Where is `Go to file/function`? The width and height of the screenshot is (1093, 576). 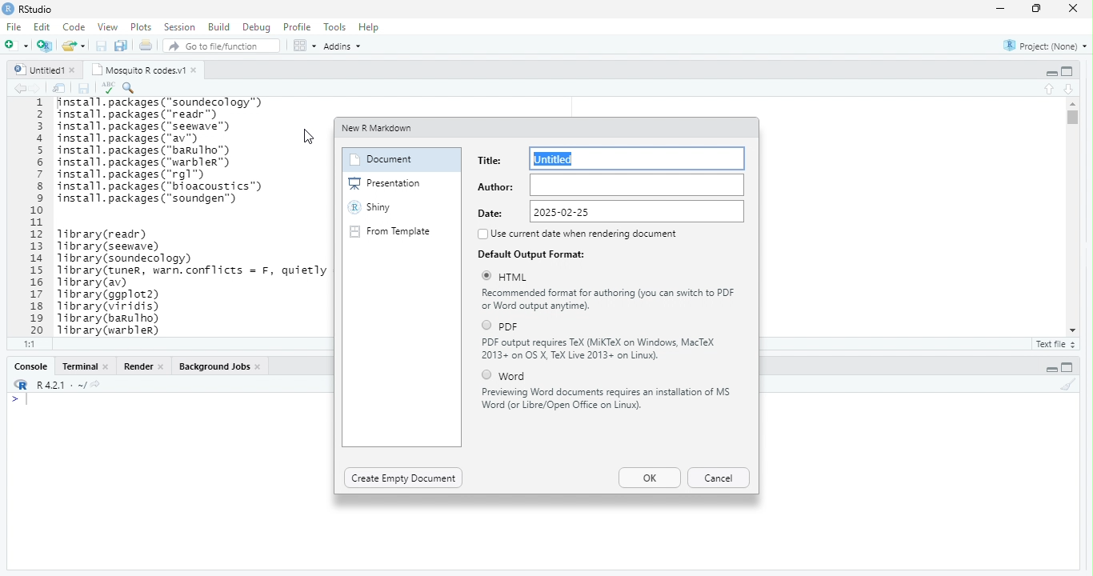 Go to file/function is located at coordinates (222, 46).